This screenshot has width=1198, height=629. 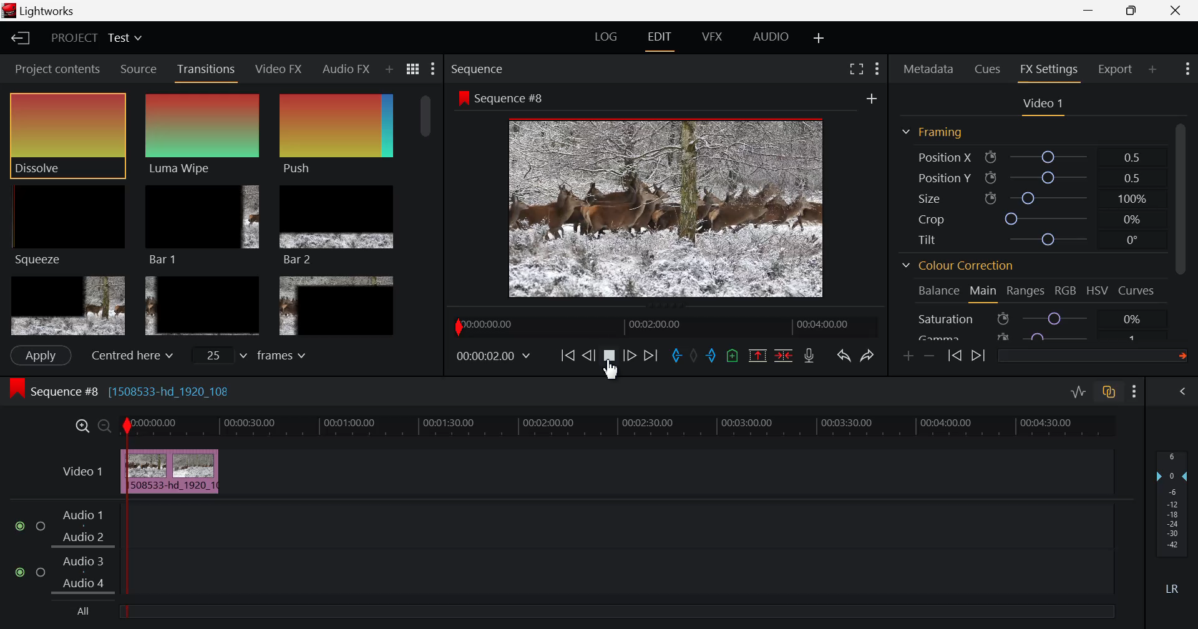 I want to click on HSV, so click(x=1098, y=291).